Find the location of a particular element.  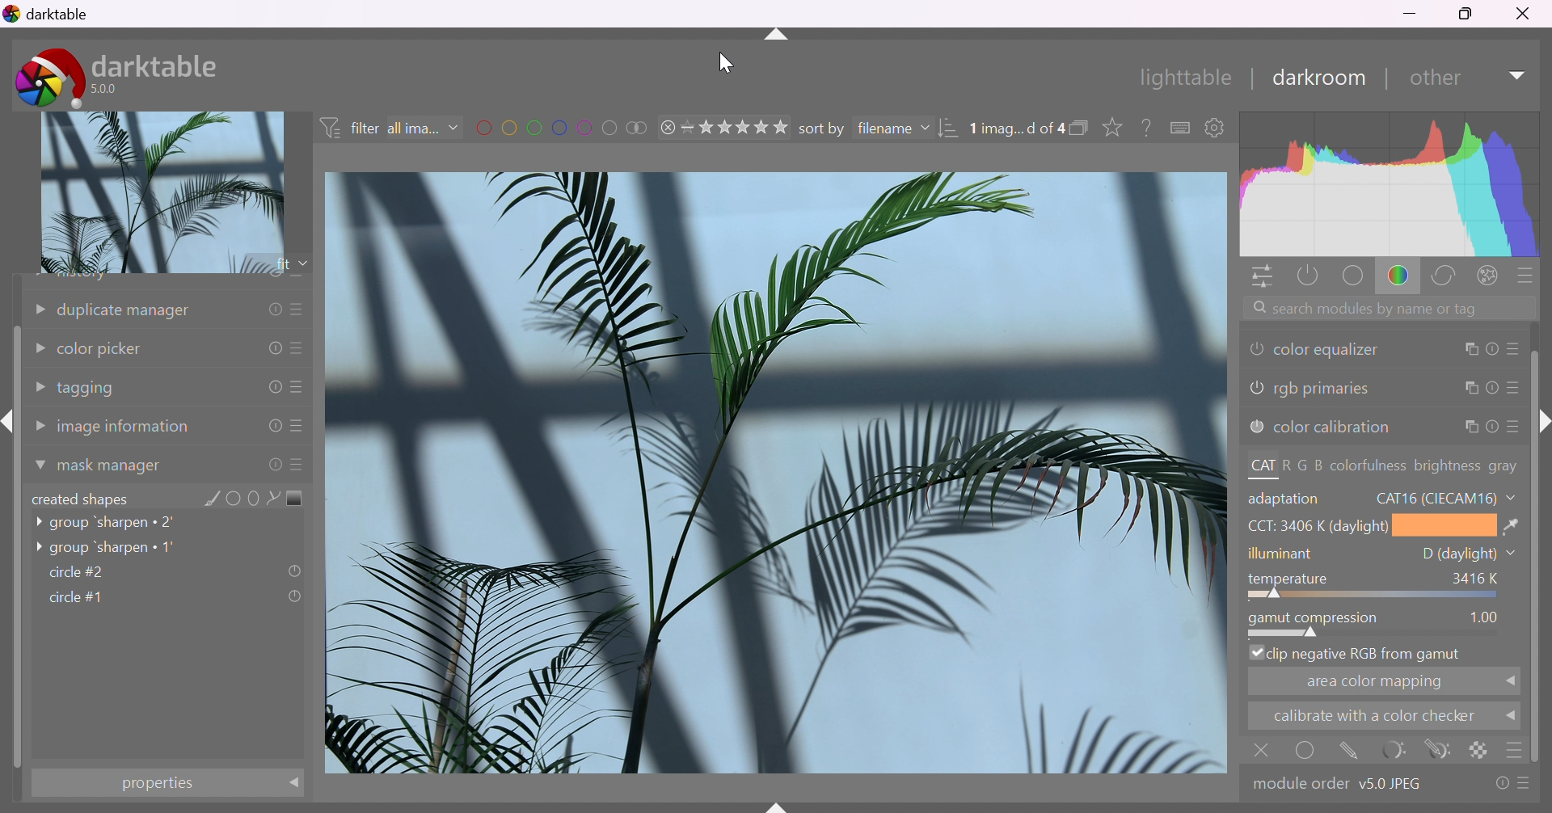

mask manager is located at coordinates (168, 468).